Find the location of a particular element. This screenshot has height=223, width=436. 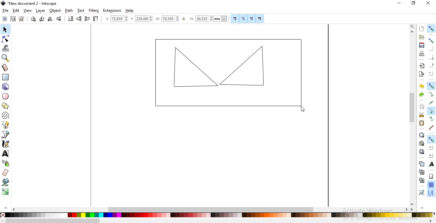

zoom to fit drawing in window is located at coordinates (421, 143).